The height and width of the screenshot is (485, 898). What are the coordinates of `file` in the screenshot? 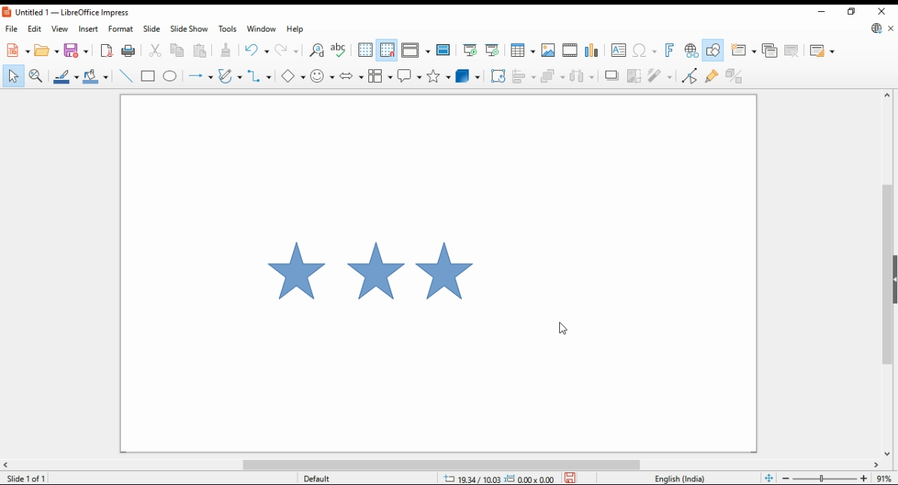 It's located at (12, 28).